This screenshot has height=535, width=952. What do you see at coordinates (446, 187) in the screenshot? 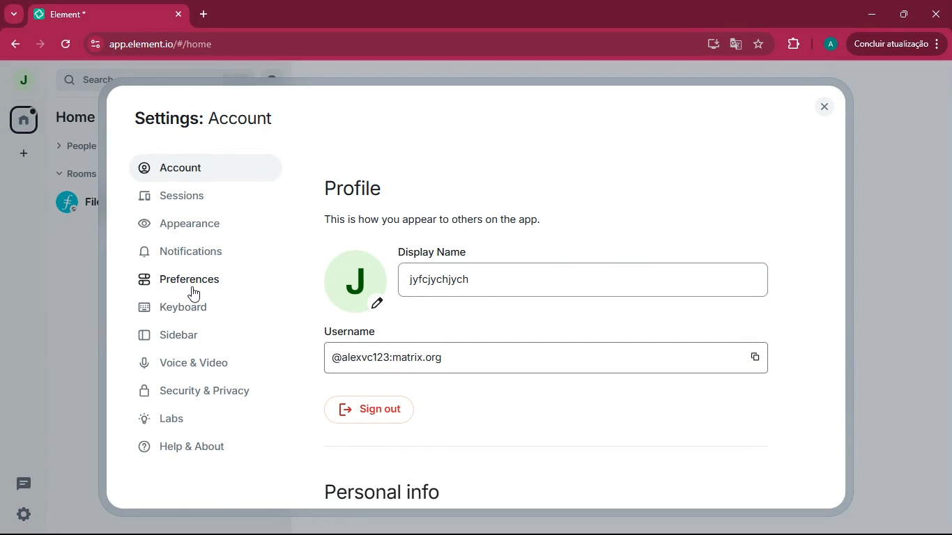
I see `profile` at bounding box center [446, 187].